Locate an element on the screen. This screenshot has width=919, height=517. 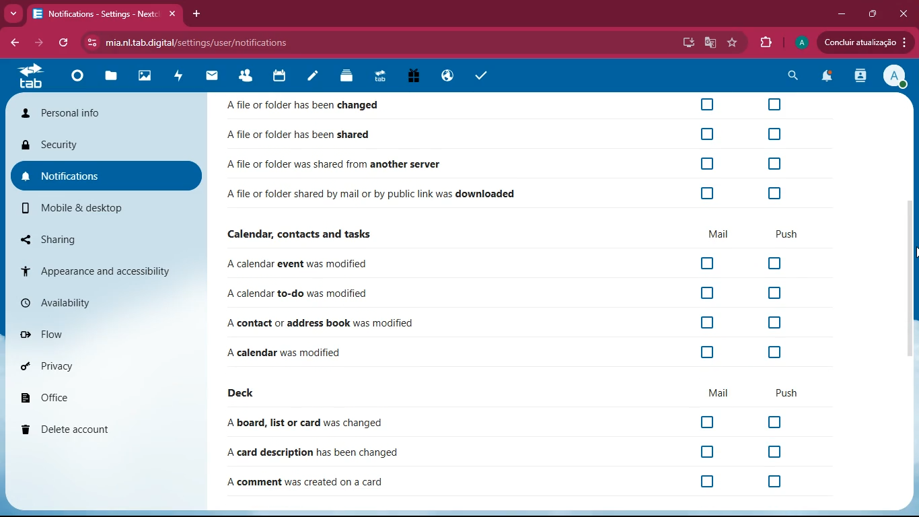
notes is located at coordinates (314, 77).